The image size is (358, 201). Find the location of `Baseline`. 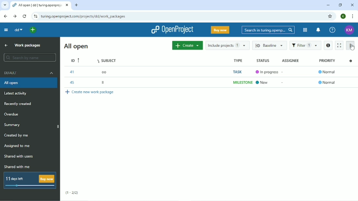

Baseline is located at coordinates (269, 45).